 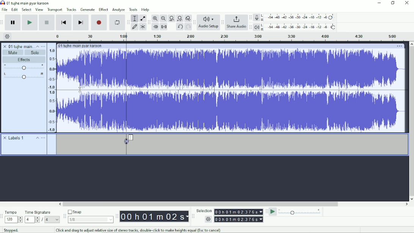 I want to click on Selection, so click(x=230, y=216).